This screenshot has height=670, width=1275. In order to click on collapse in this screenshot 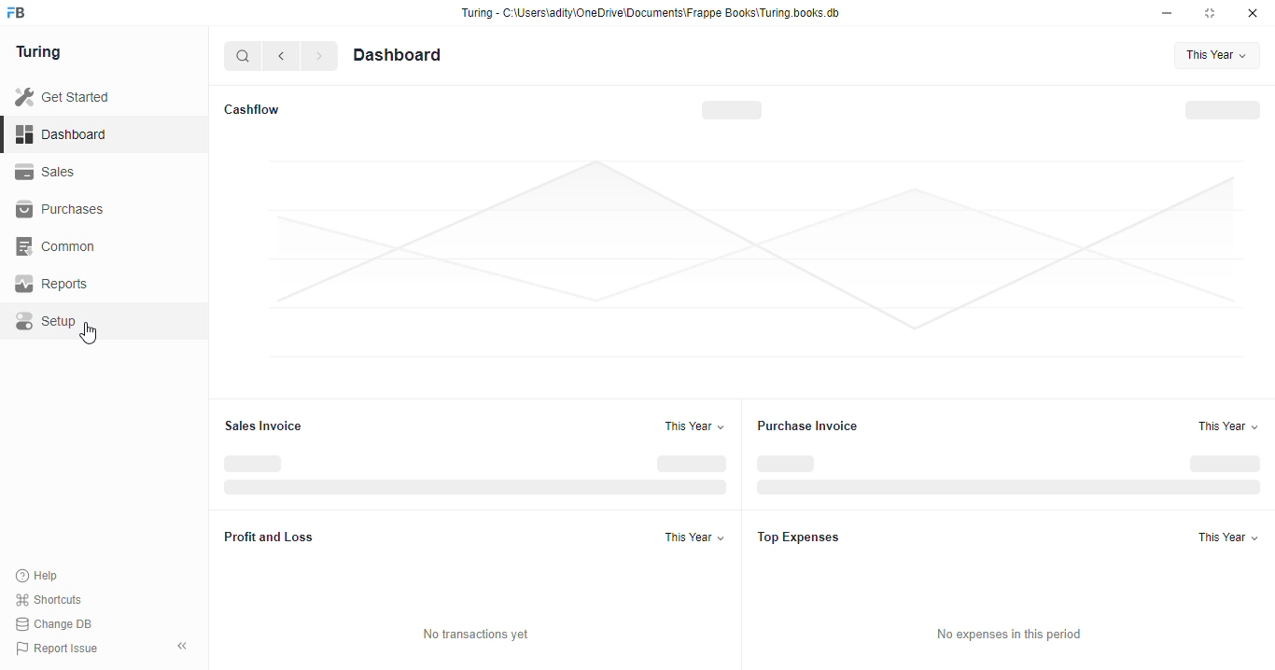, I will do `click(184, 643)`.